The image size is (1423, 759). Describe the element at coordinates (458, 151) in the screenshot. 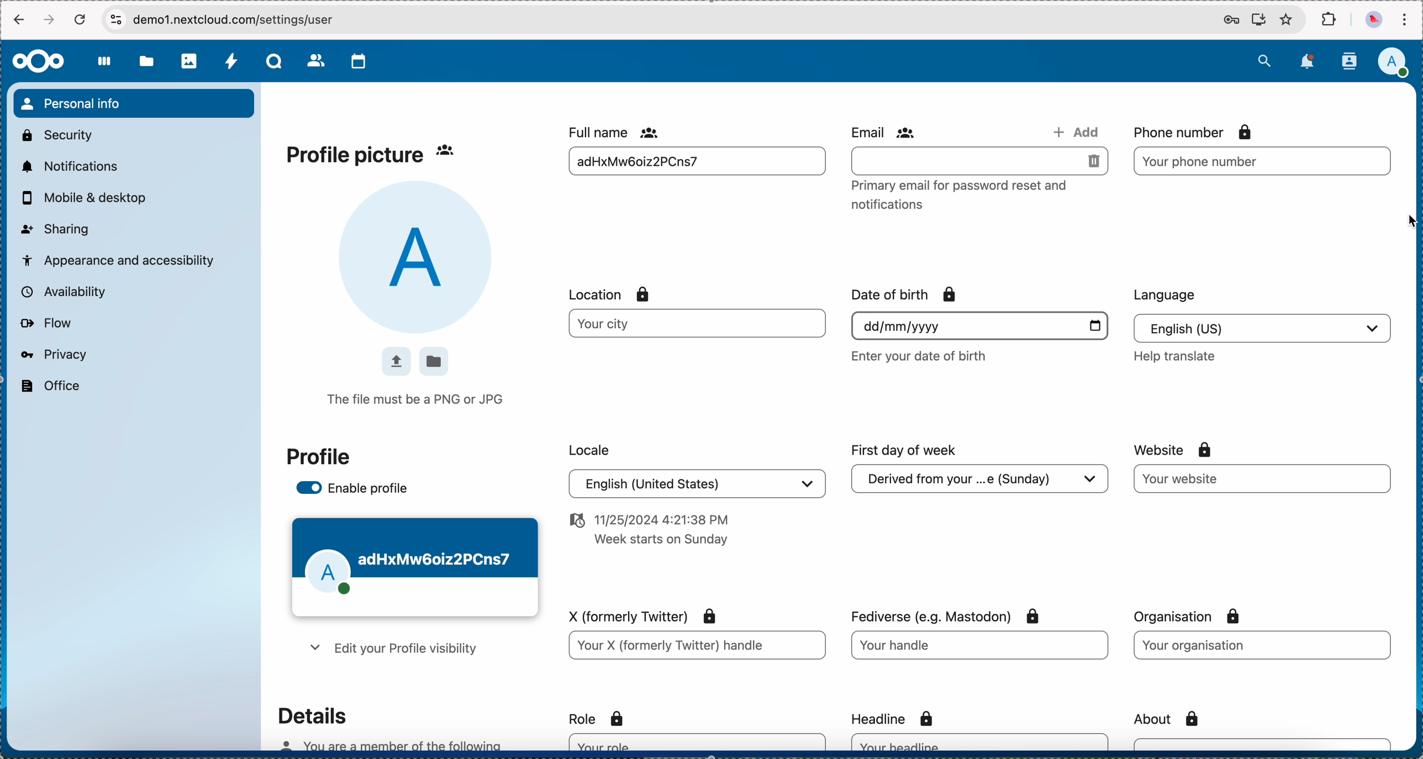

I see `user` at that location.